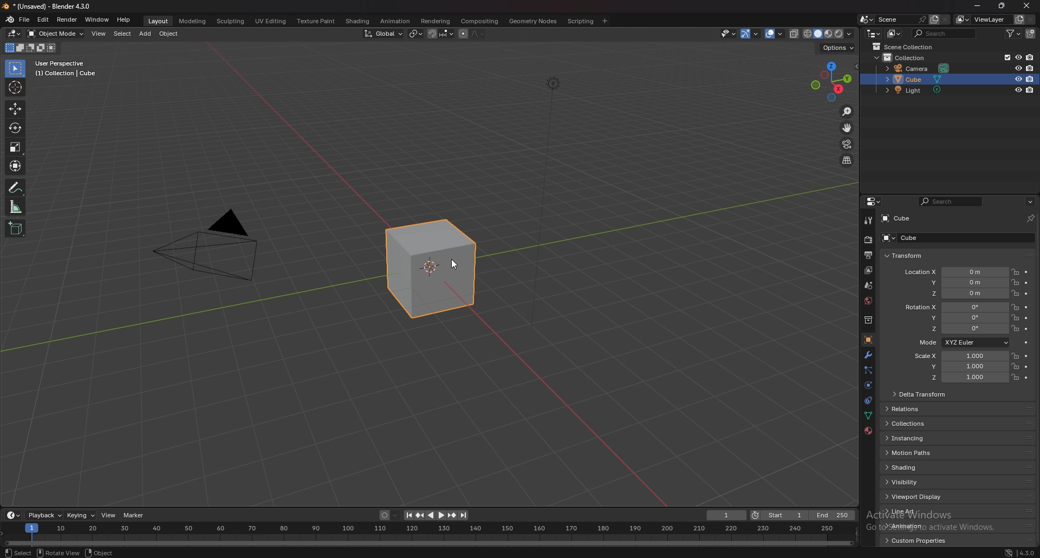  Describe the element at coordinates (1015, 272) in the screenshot. I see `lock location` at that location.